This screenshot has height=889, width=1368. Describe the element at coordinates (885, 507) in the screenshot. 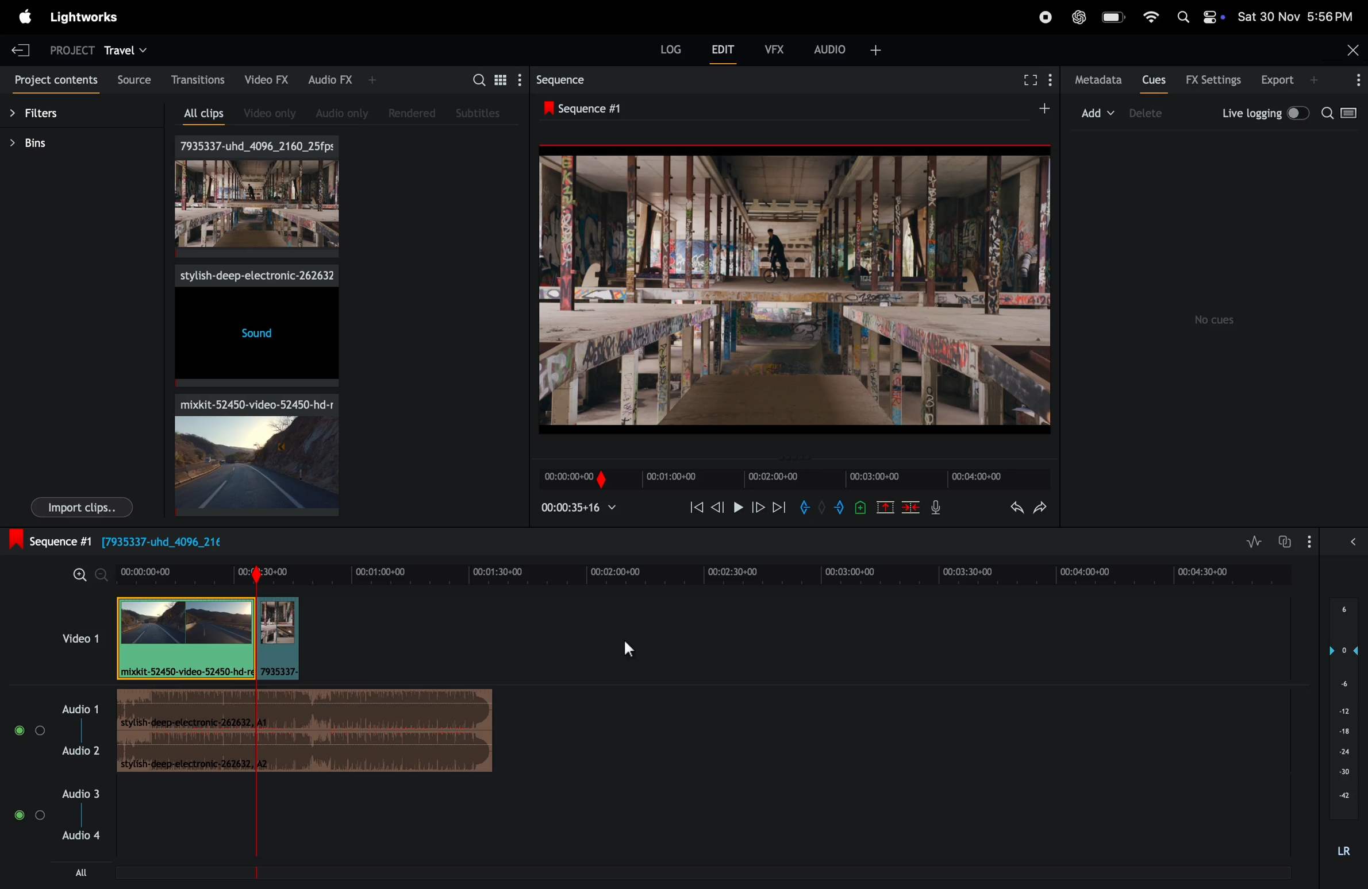

I see `cut` at that location.